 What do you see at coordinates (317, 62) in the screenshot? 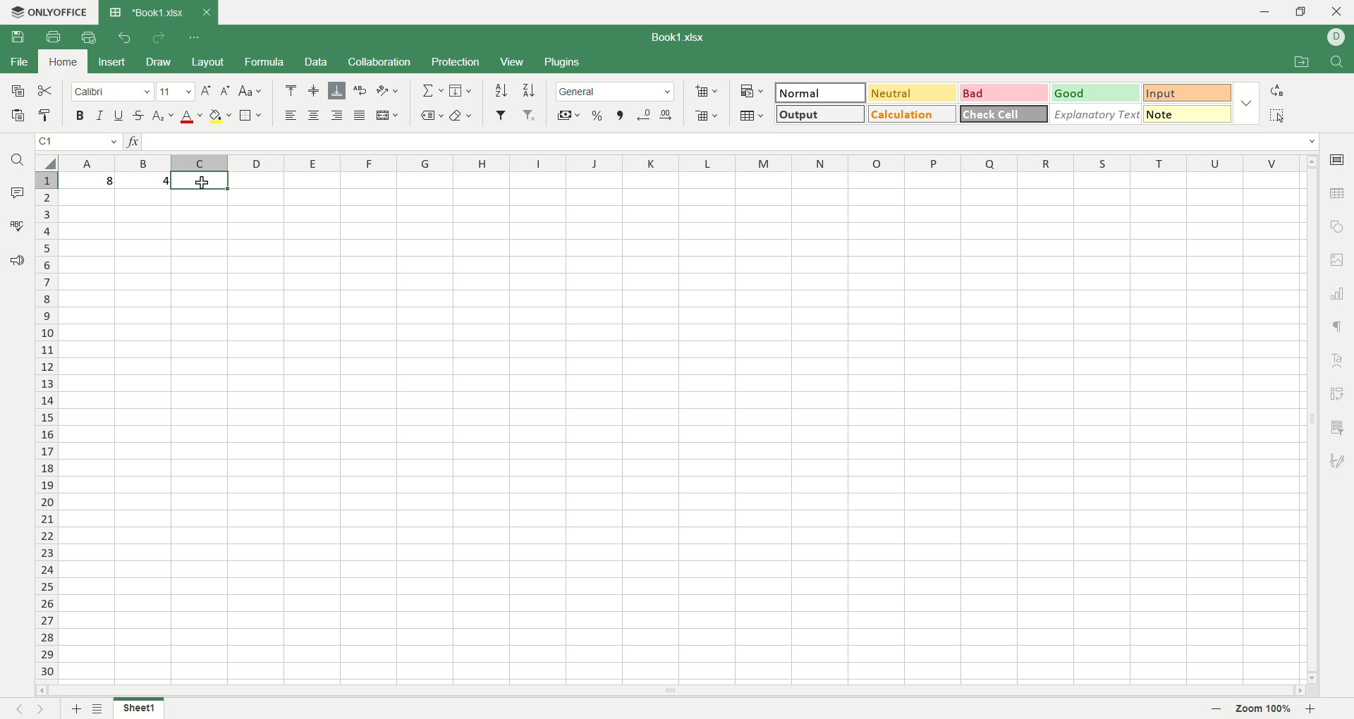
I see `data` at bounding box center [317, 62].